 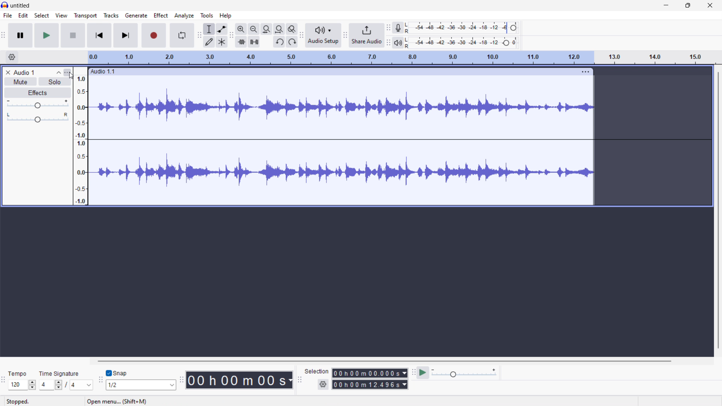 What do you see at coordinates (99, 35) in the screenshot?
I see `skip to start` at bounding box center [99, 35].